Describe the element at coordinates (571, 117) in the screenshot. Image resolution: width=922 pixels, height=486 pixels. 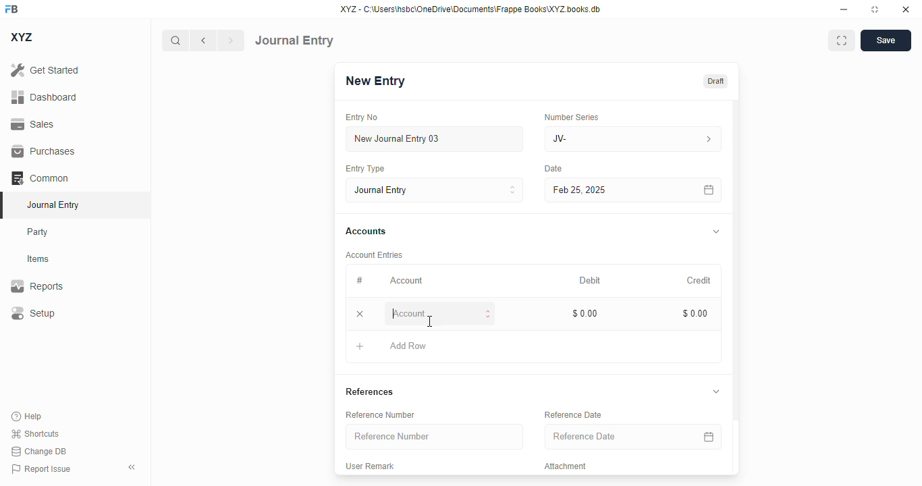
I see `number series` at that location.